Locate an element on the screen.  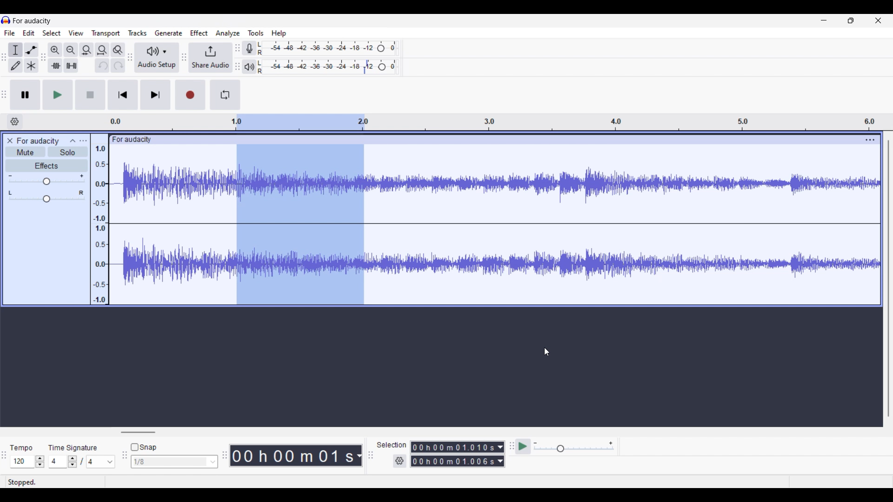
Effects is located at coordinates (46, 165).